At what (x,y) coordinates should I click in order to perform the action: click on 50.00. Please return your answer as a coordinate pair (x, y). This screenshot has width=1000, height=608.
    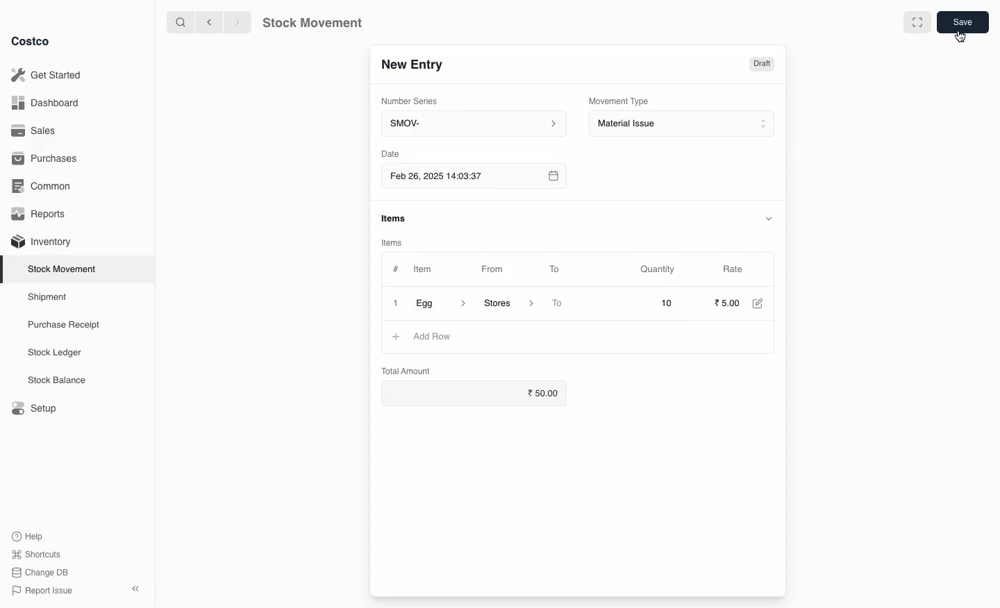
    Looking at the image, I should click on (549, 393).